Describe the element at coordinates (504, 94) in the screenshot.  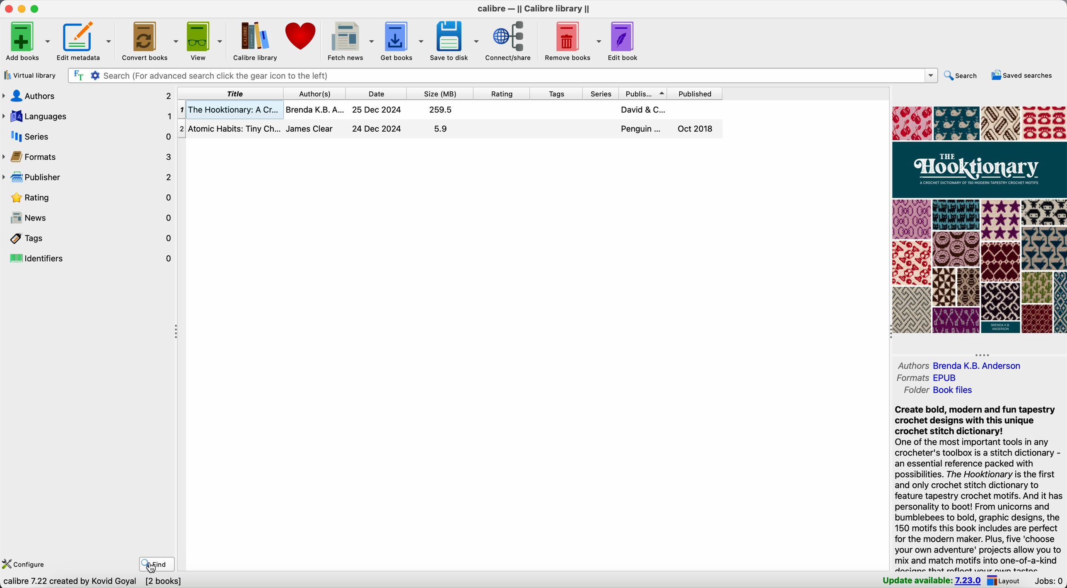
I see `rating` at that location.